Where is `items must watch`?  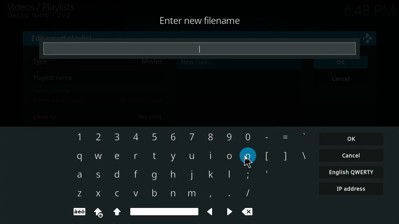 items must watch is located at coordinates (98, 101).